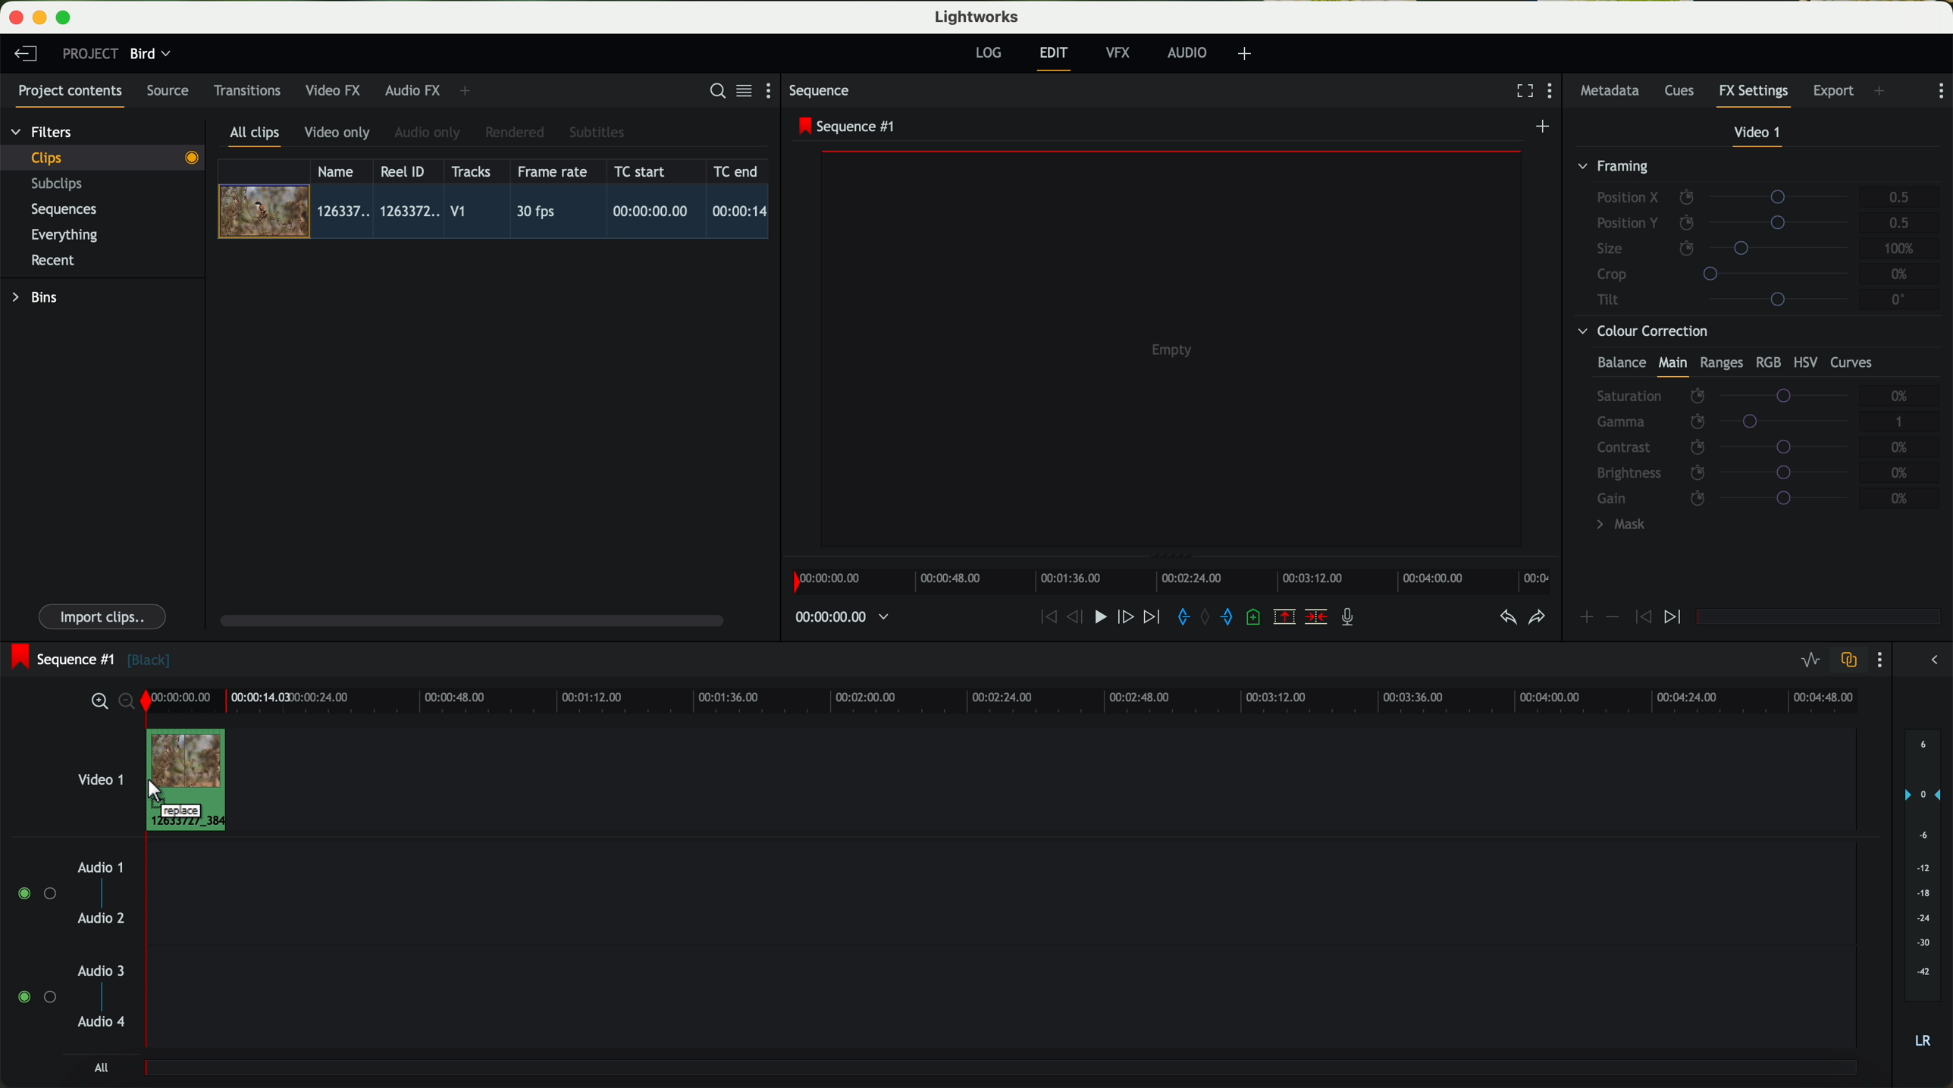 The height and width of the screenshot is (1088, 1953). I want to click on all clips, so click(255, 137).